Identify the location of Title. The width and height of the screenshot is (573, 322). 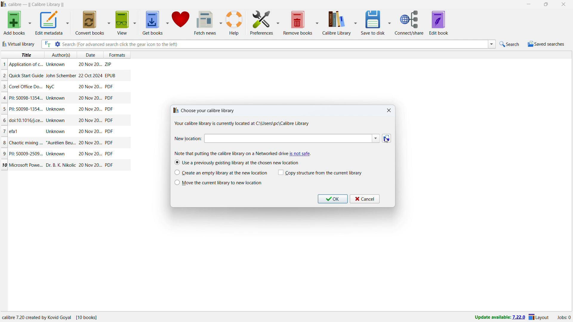
(27, 121).